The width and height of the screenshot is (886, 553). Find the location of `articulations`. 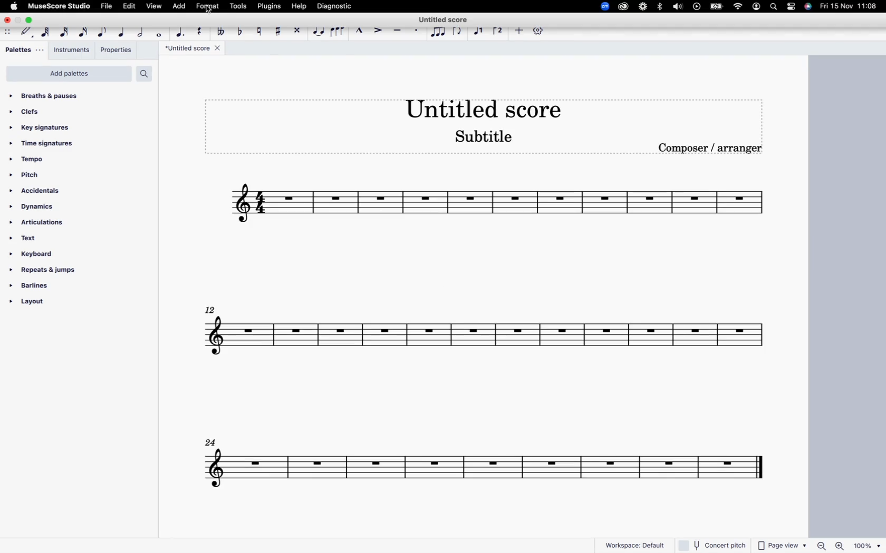

articulations is located at coordinates (38, 223).